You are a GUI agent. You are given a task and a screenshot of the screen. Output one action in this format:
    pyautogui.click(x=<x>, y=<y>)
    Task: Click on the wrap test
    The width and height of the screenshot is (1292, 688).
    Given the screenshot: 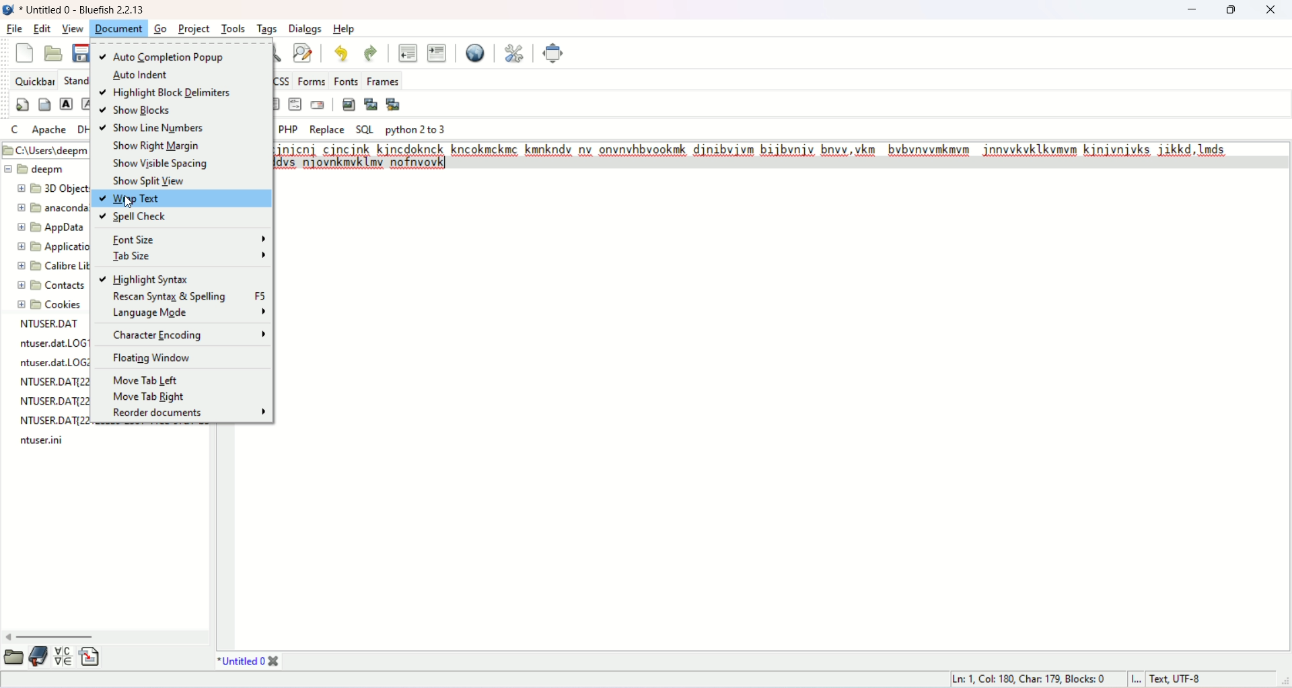 What is the action you would take?
    pyautogui.click(x=182, y=199)
    